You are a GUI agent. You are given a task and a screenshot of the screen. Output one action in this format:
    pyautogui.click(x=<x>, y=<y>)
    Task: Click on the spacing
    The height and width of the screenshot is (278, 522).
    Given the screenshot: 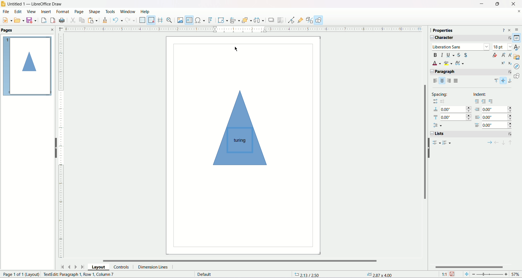 What is the action you would take?
    pyautogui.click(x=451, y=110)
    